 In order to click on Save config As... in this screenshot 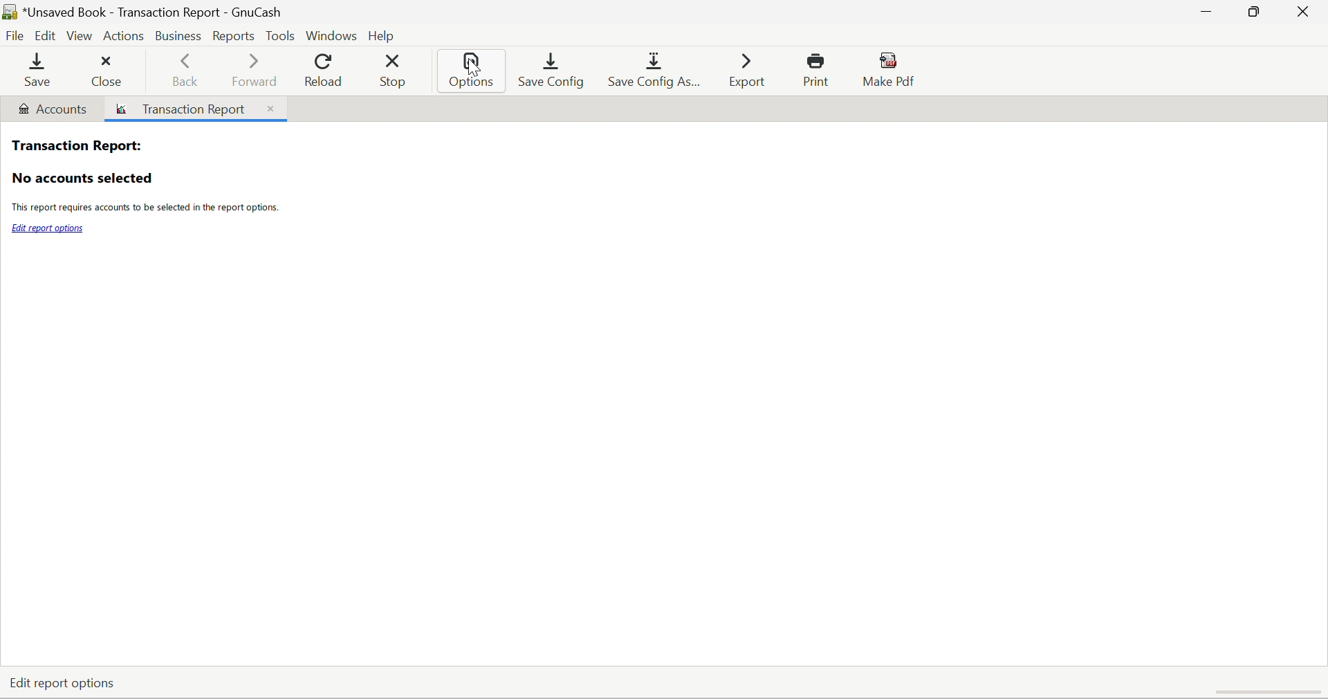, I will do `click(657, 72)`.